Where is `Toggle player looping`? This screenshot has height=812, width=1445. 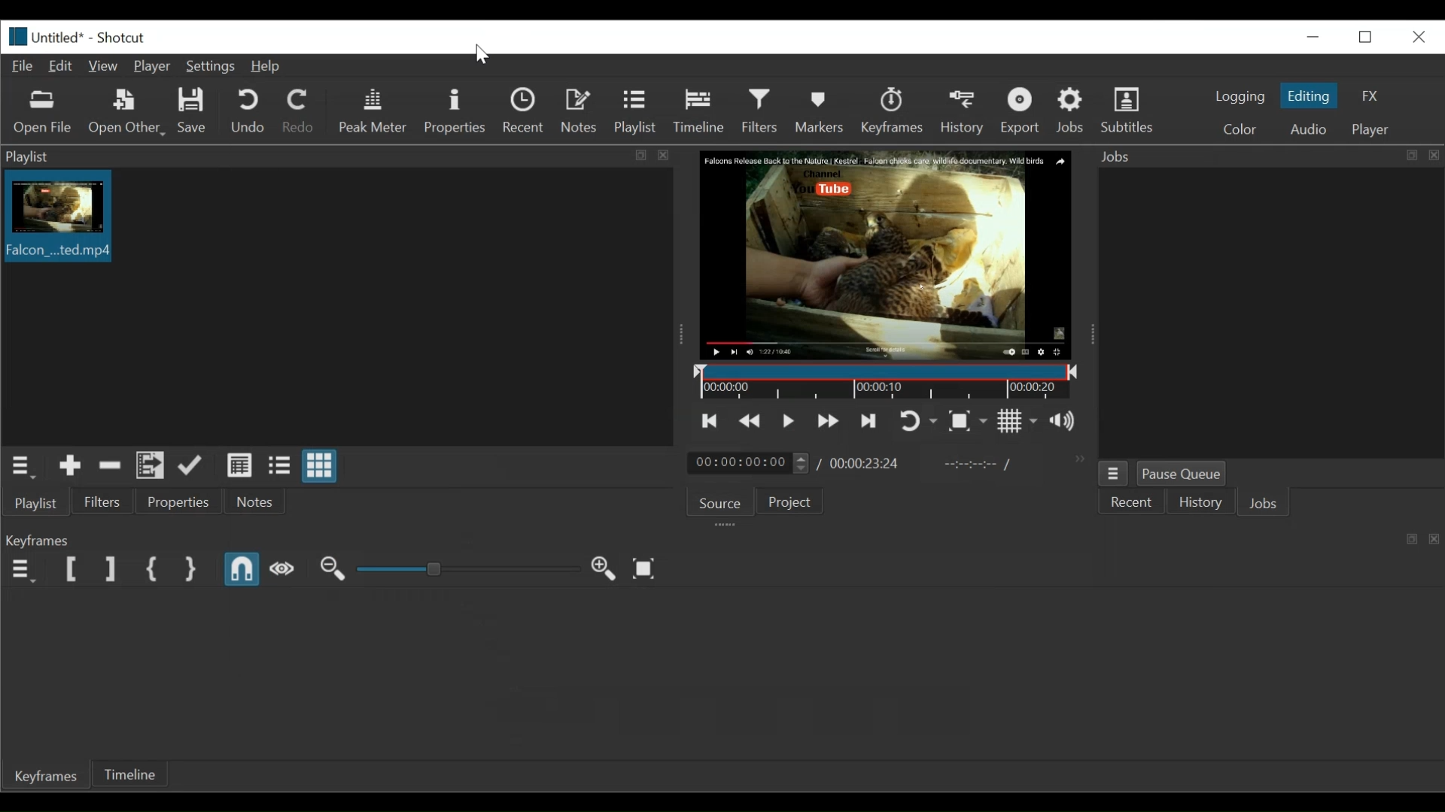
Toggle player looping is located at coordinates (918, 422).